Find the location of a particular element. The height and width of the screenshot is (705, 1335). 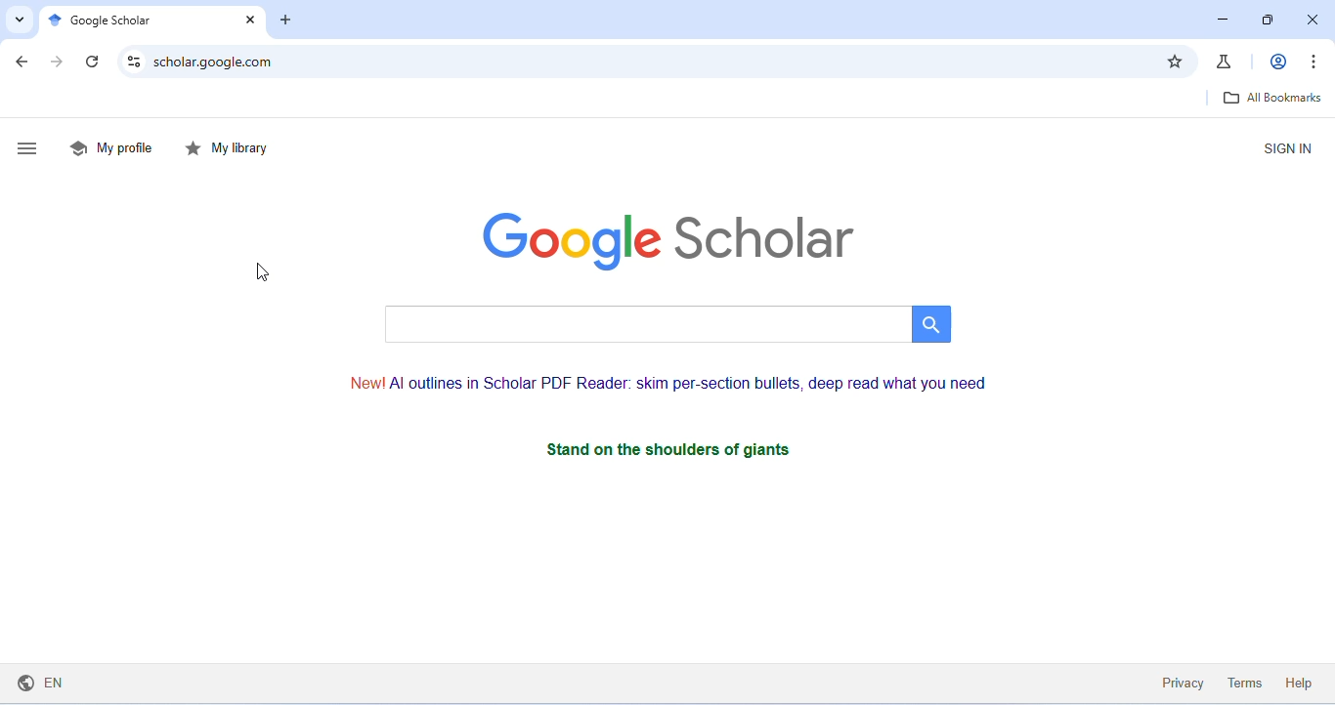

all bookmarks is located at coordinates (1269, 98).